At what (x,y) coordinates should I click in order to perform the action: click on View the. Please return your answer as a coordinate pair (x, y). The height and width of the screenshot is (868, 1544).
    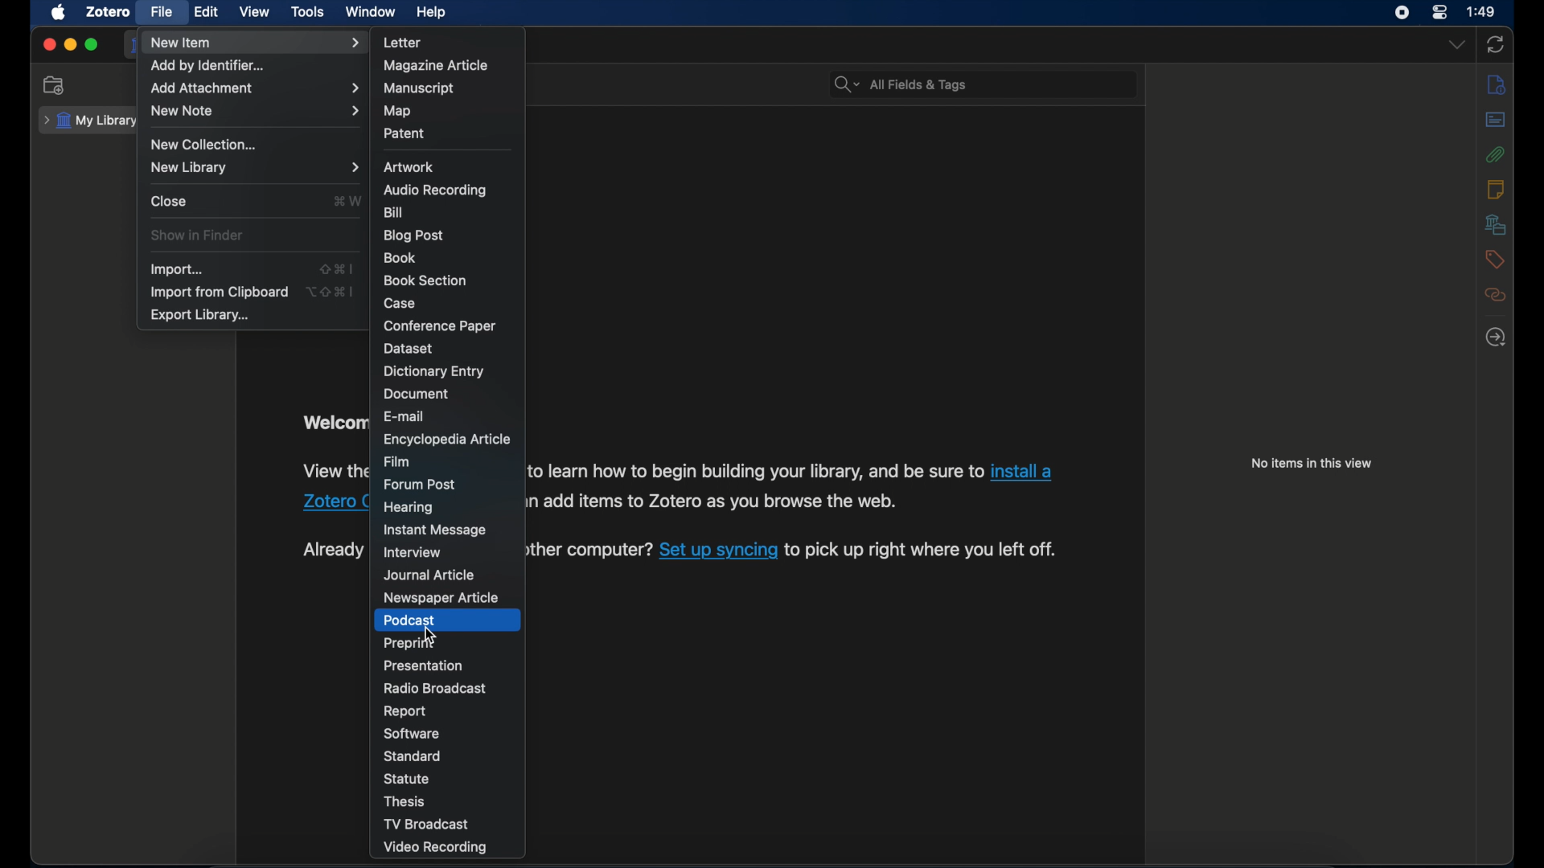
    Looking at the image, I should click on (332, 470).